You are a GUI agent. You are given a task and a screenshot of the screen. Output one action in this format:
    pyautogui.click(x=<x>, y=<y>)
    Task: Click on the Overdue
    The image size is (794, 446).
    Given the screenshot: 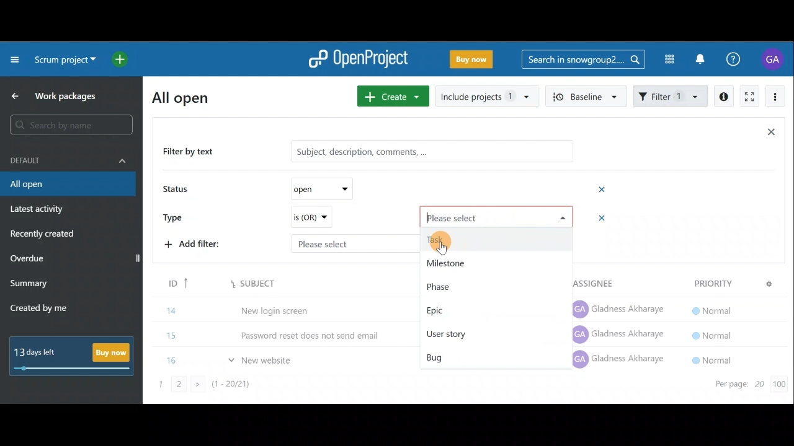 What is the action you would take?
    pyautogui.click(x=29, y=260)
    